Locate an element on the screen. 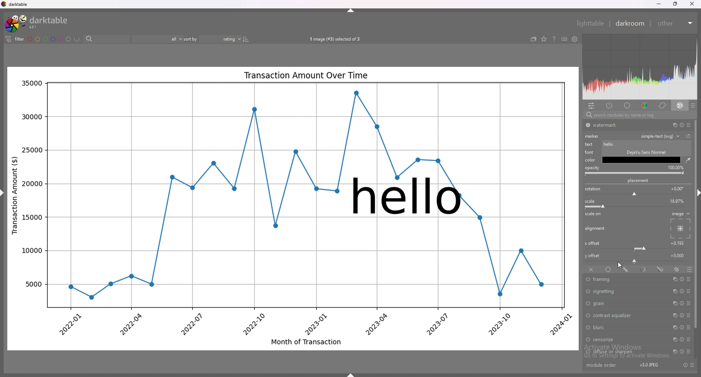  censorize is located at coordinates (621, 339).